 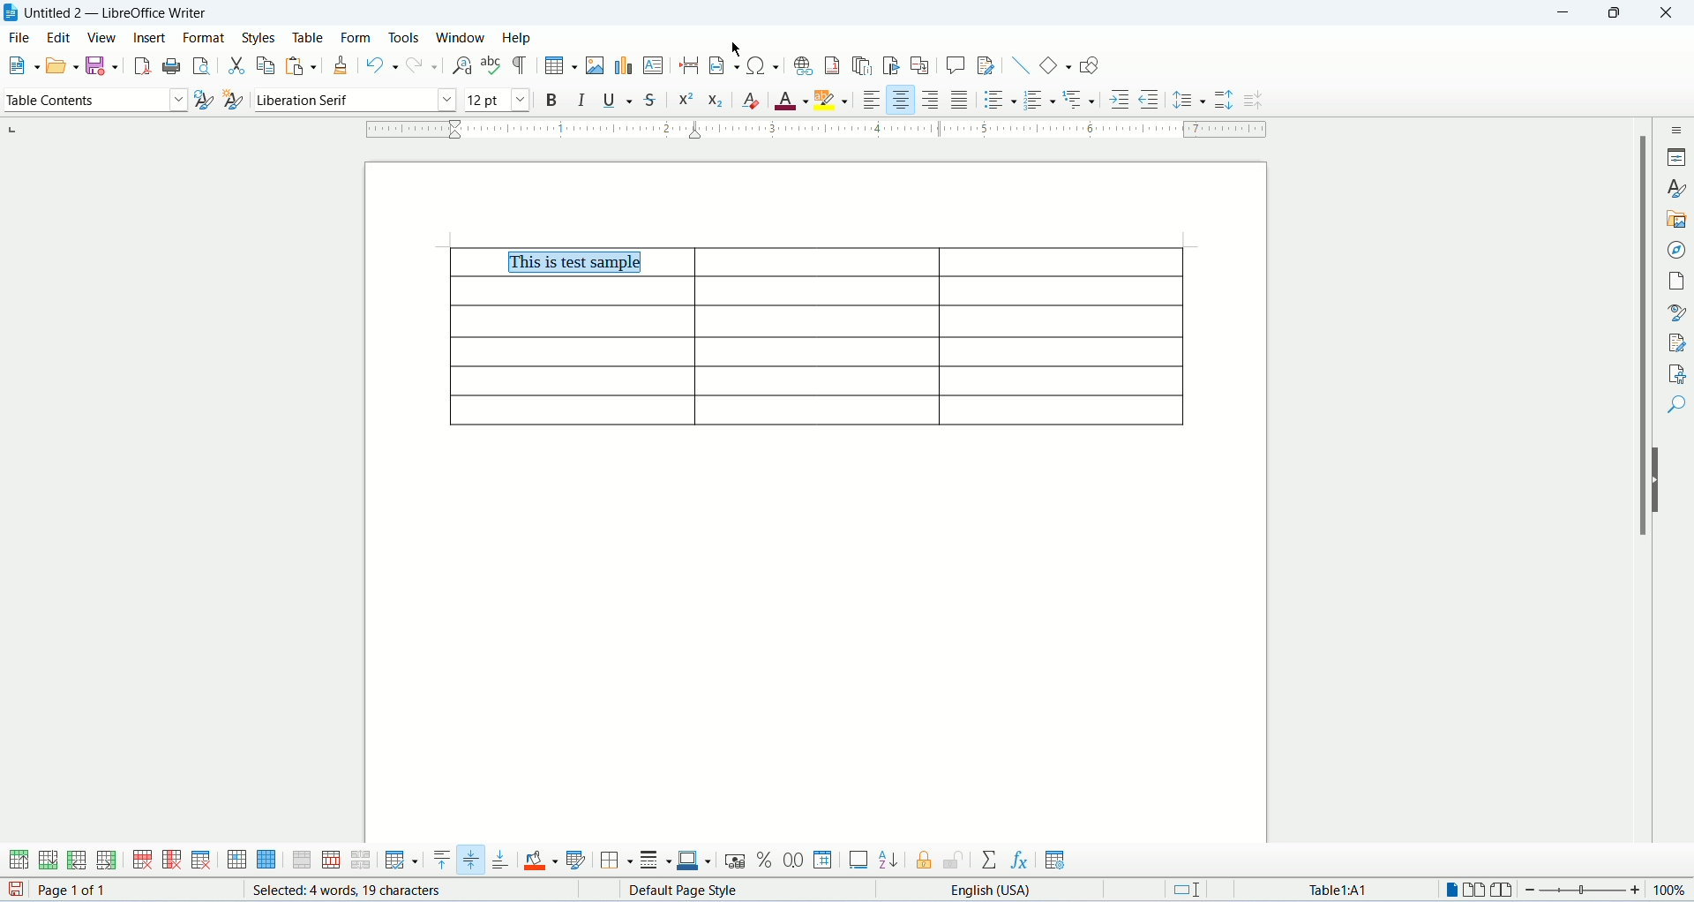 What do you see at coordinates (874, 100) in the screenshot?
I see `align left` at bounding box center [874, 100].